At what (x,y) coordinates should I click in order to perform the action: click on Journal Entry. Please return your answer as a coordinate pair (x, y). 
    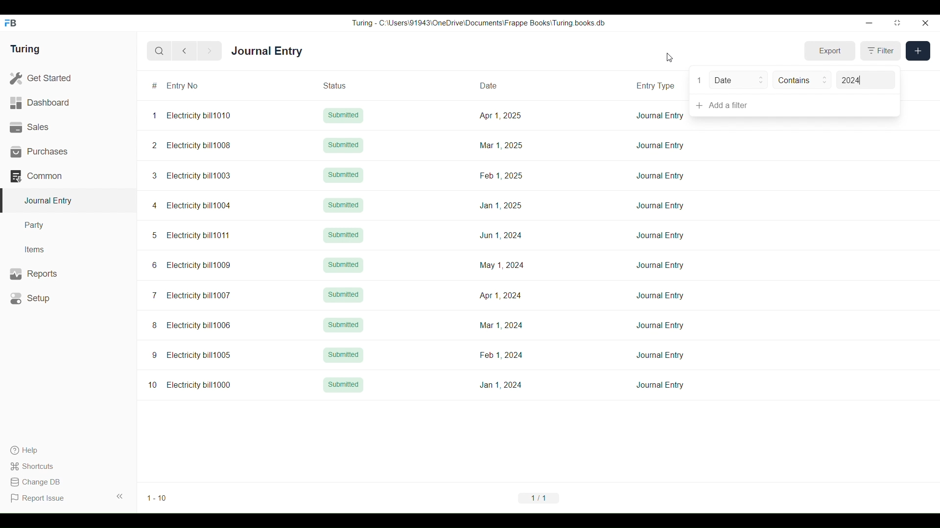
    Looking at the image, I should click on (660, 355).